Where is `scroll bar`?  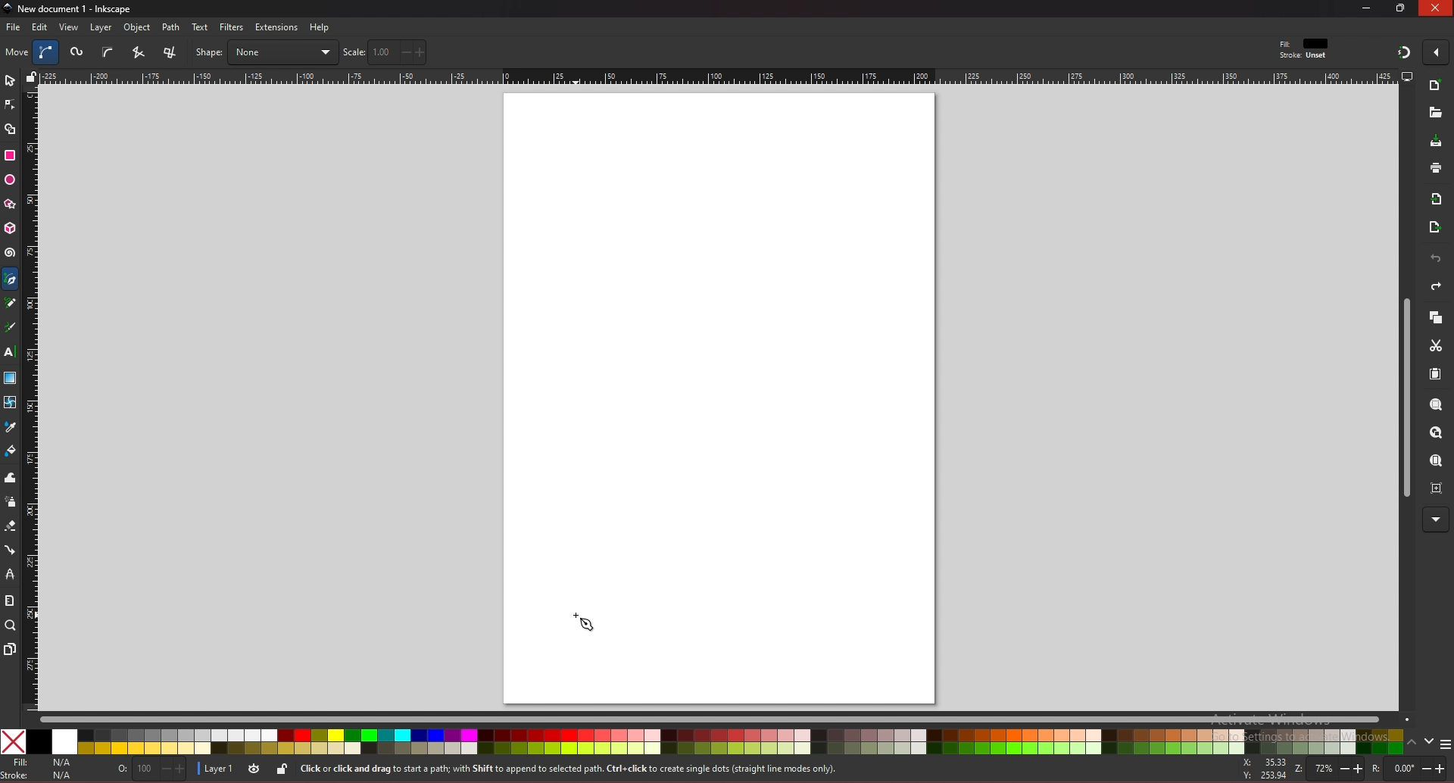 scroll bar is located at coordinates (1404, 398).